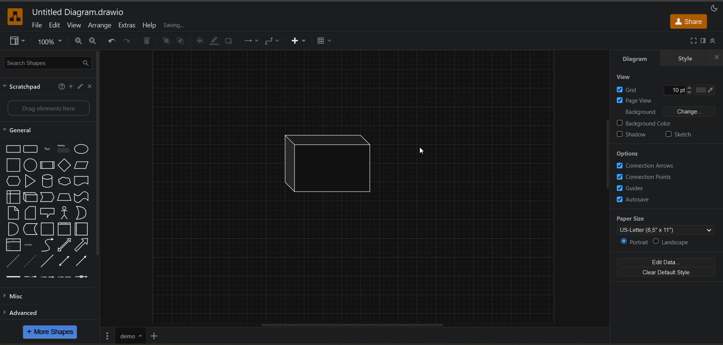 This screenshot has width=723, height=345. I want to click on clear default style, so click(667, 273).